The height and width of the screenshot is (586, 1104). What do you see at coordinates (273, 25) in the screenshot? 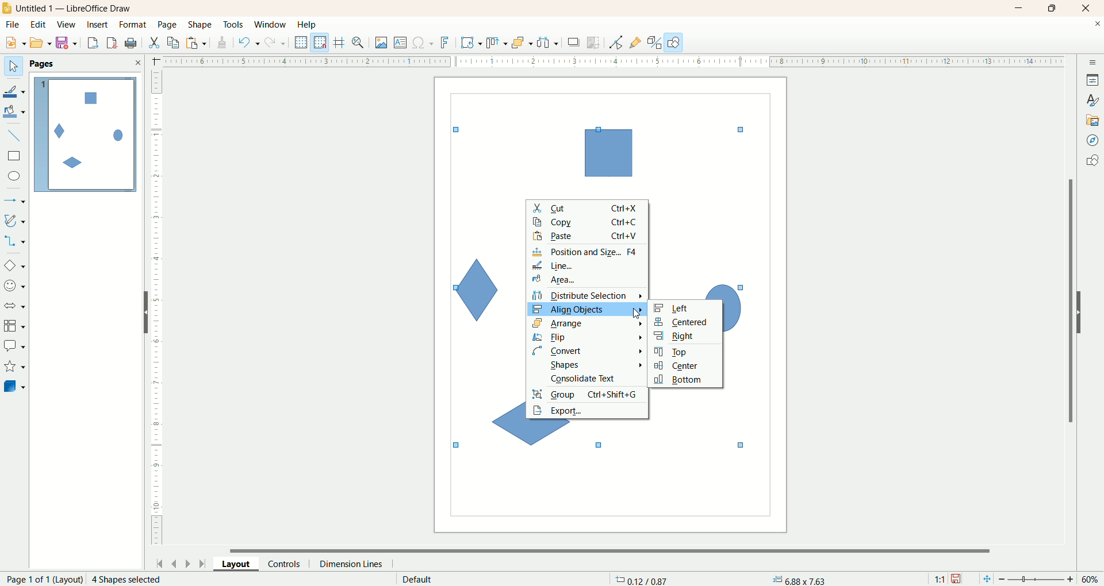
I see `window` at bounding box center [273, 25].